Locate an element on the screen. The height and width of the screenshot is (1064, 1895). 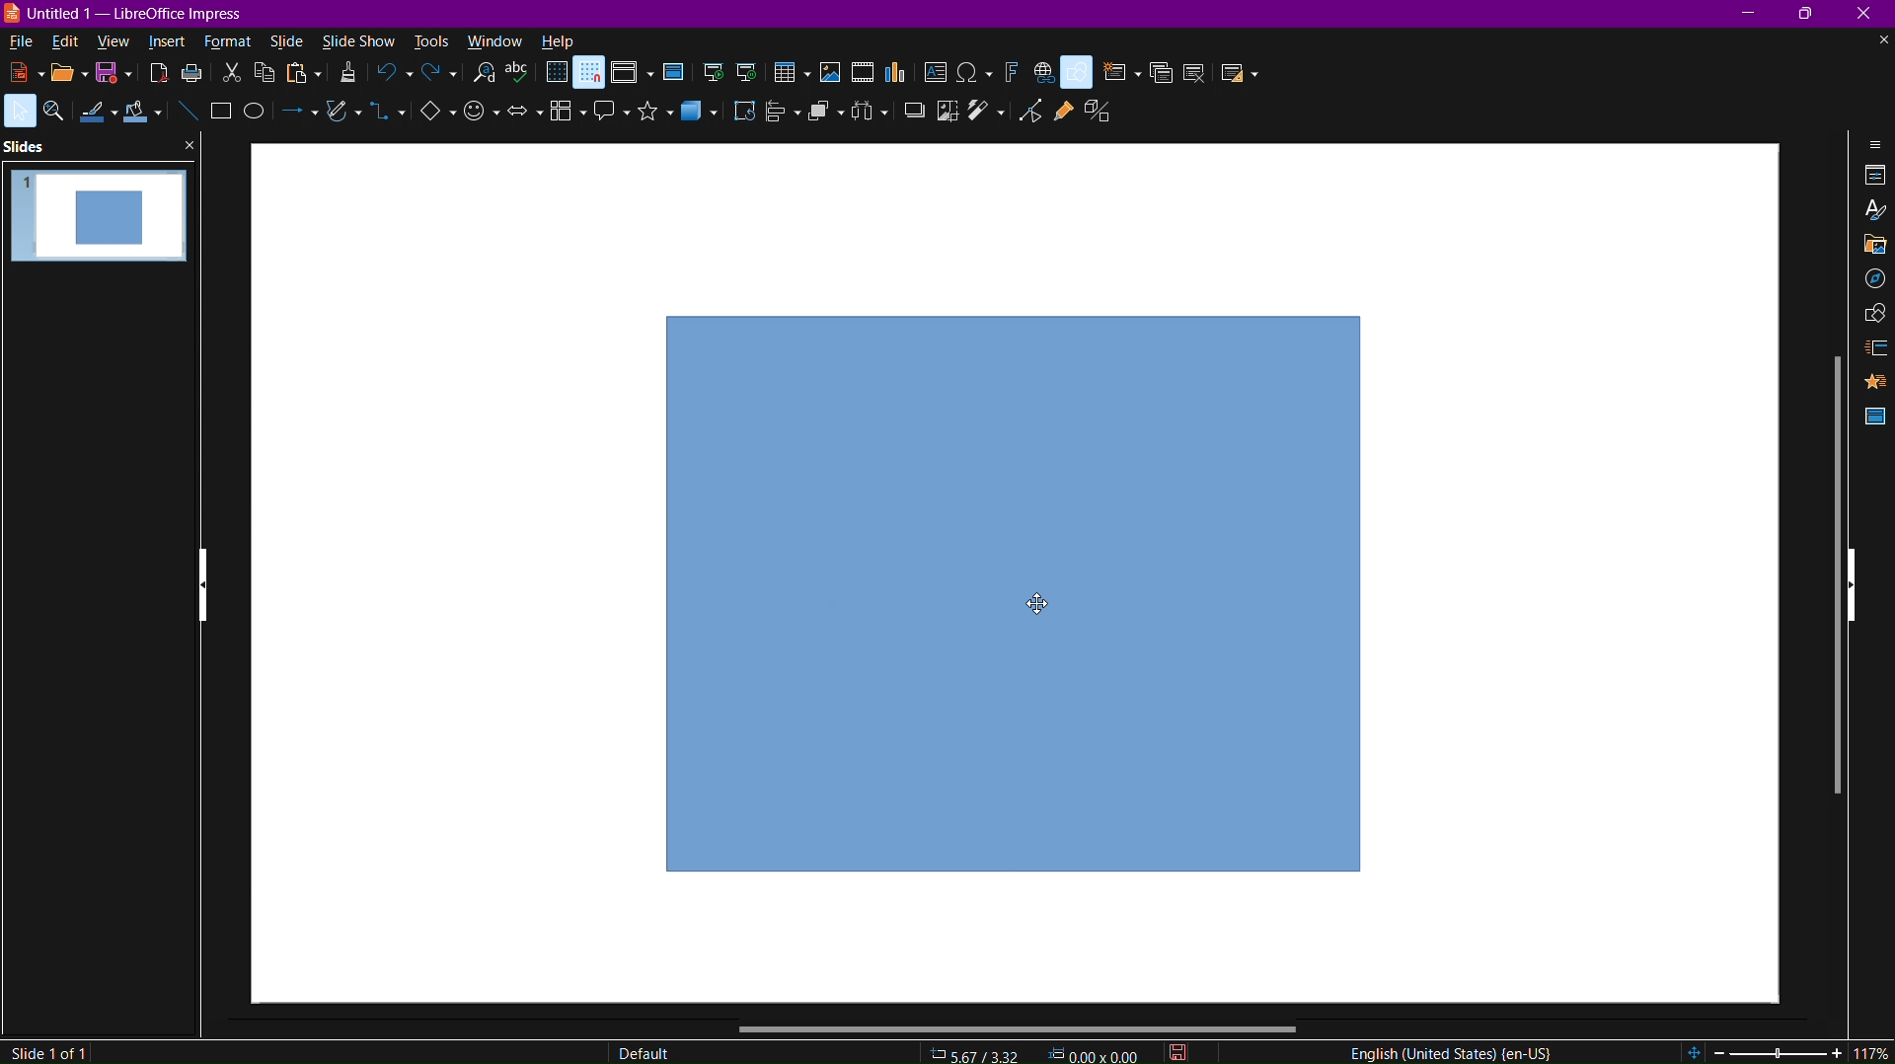
Paste is located at coordinates (303, 78).